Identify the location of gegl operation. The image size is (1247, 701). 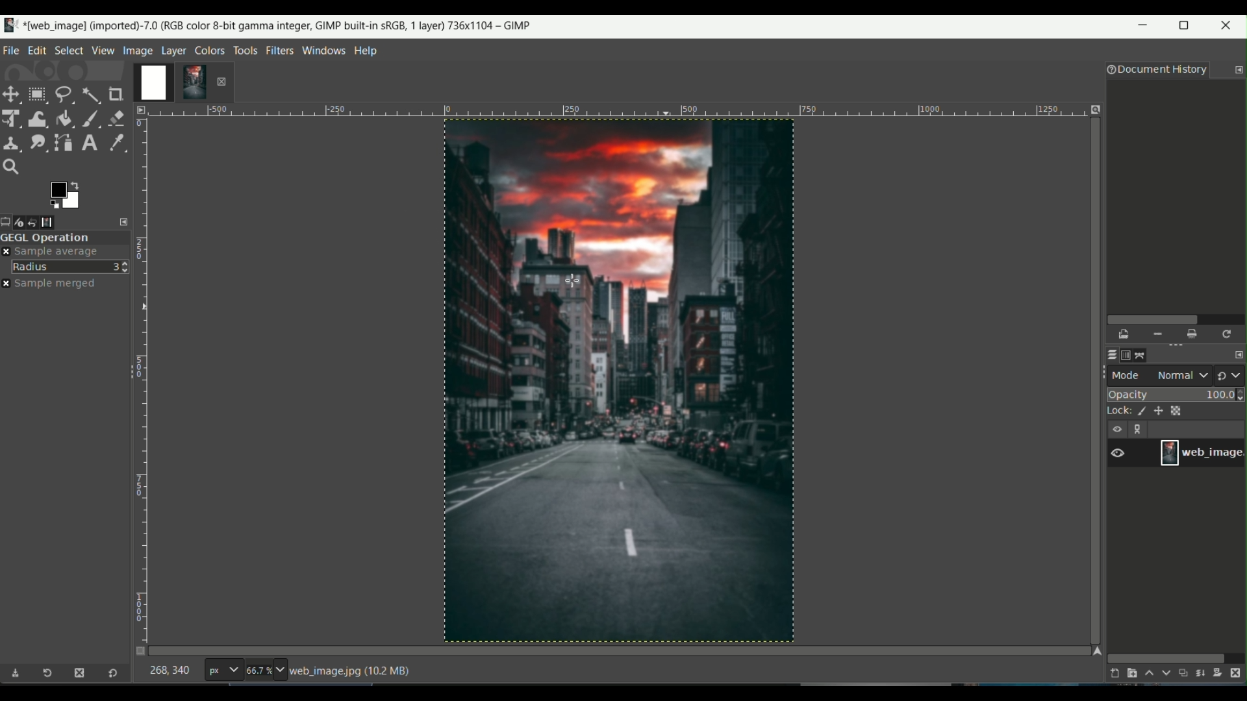
(65, 238).